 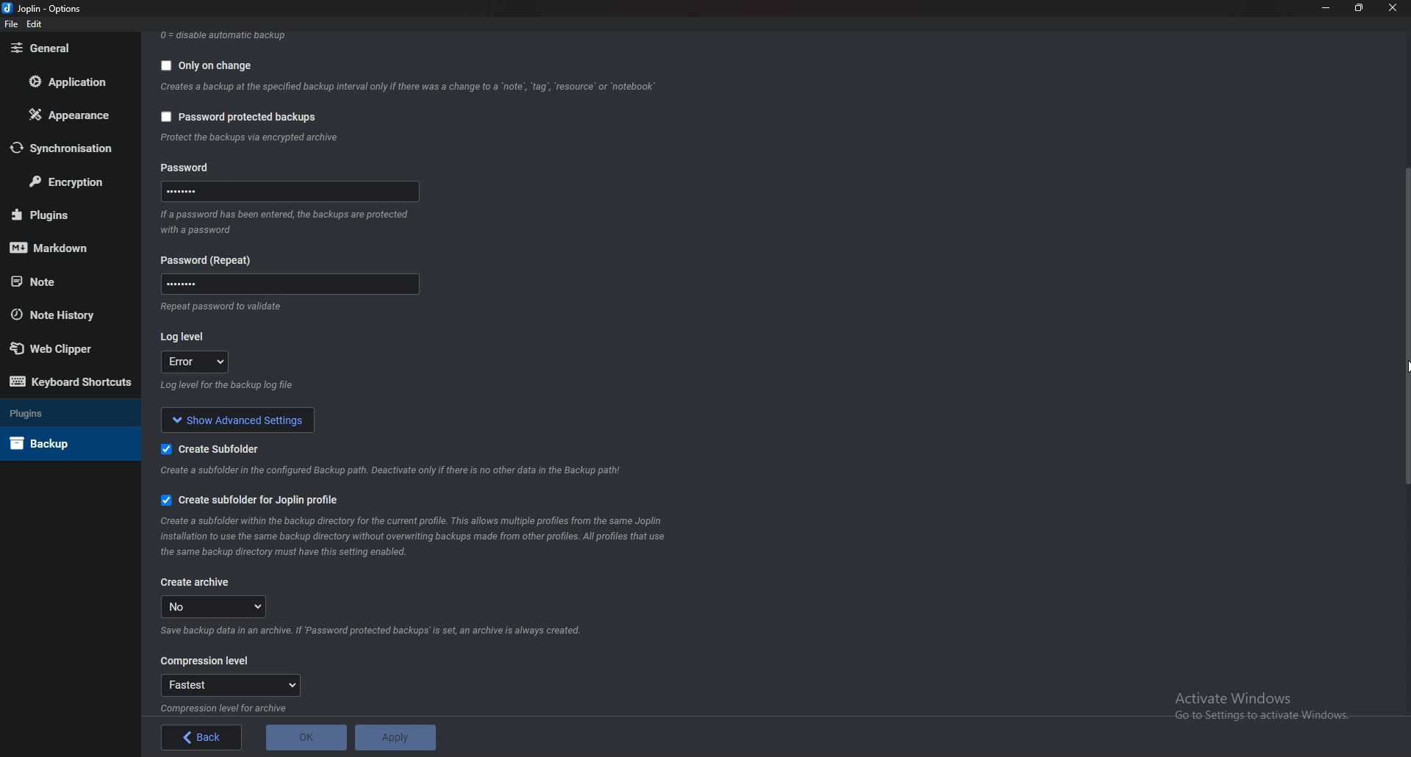 I want to click on scroll bar, so click(x=1405, y=329).